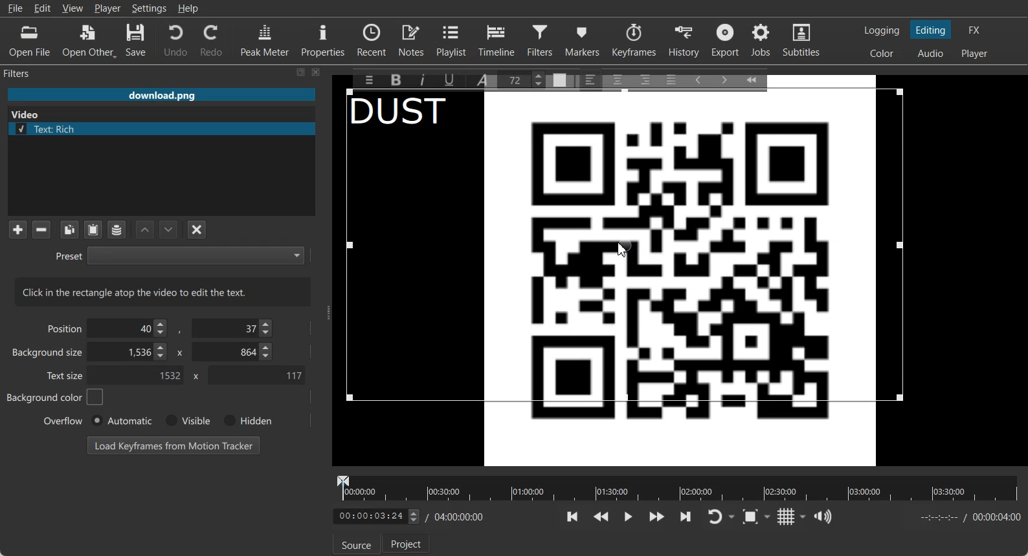  What do you see at coordinates (161, 96) in the screenshot?
I see `File` at bounding box center [161, 96].